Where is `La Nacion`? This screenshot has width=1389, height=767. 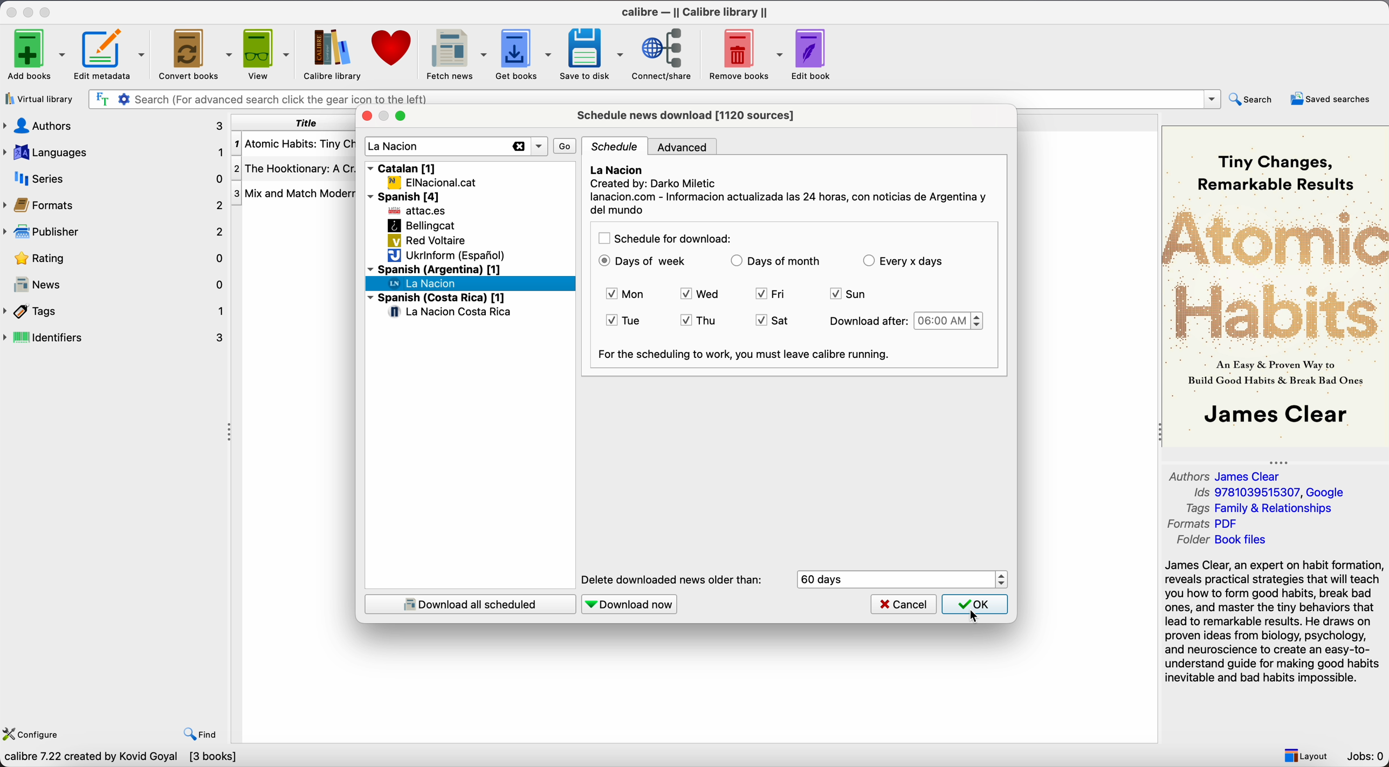
La Nacion is located at coordinates (618, 169).